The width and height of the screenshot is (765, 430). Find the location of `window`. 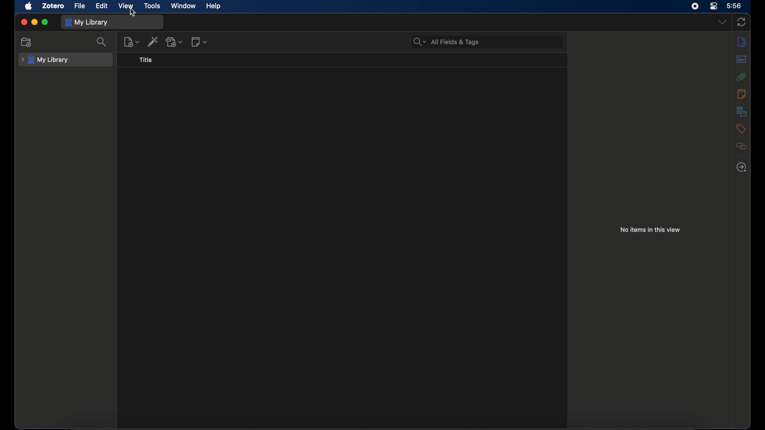

window is located at coordinates (182, 6).